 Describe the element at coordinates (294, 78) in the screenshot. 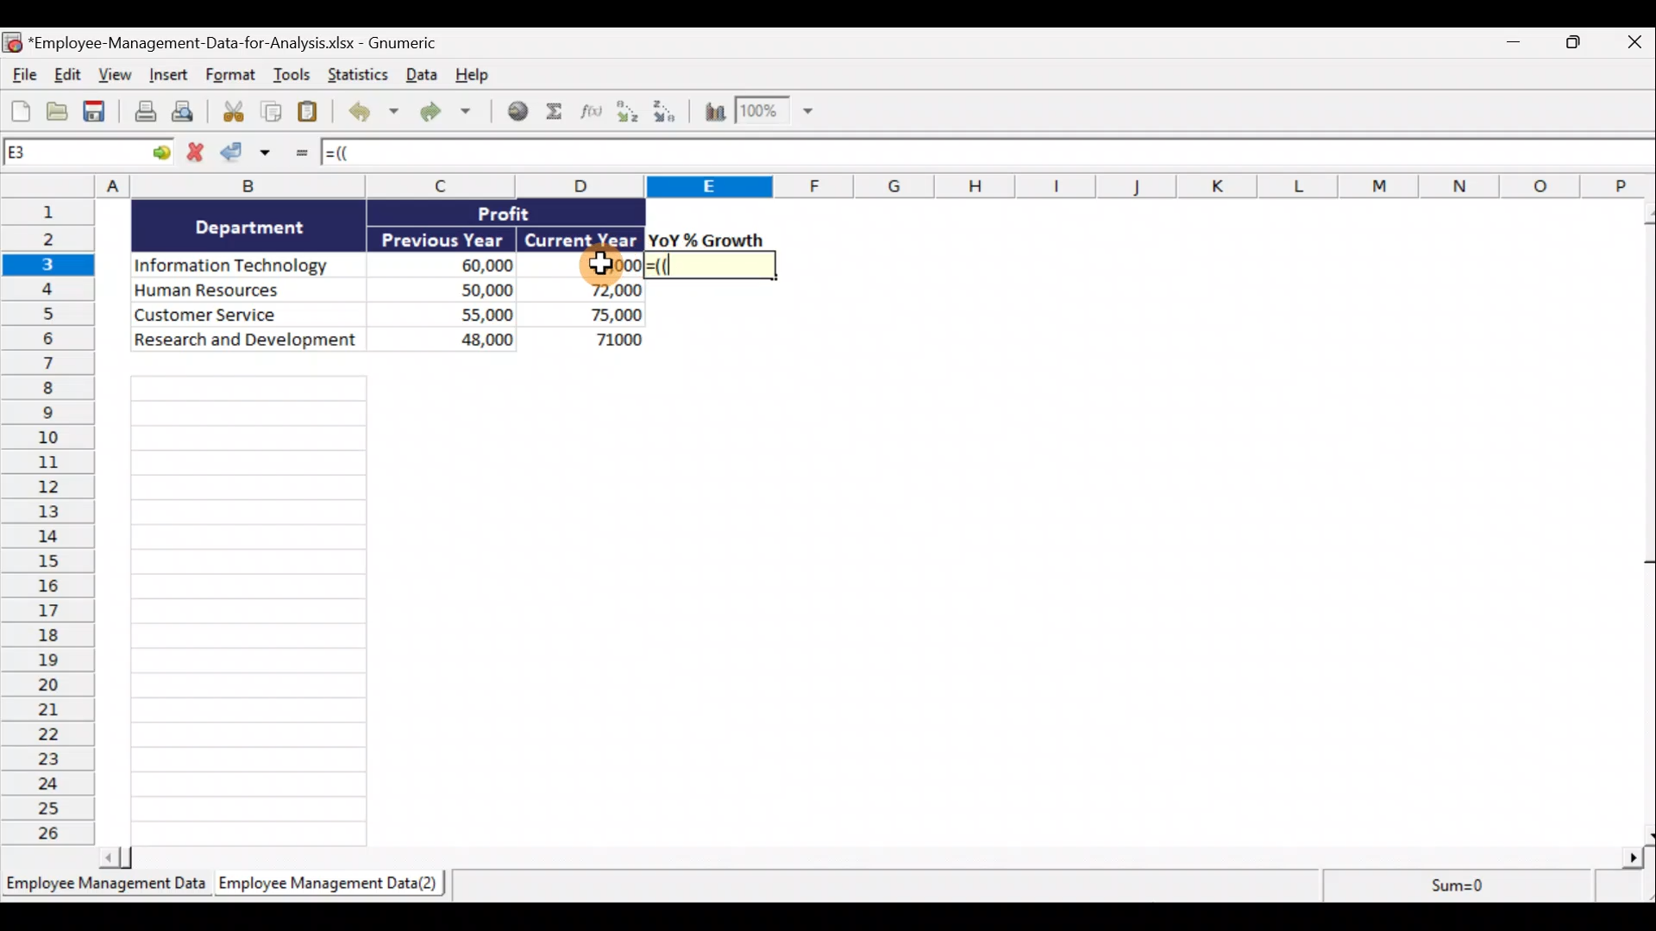

I see `Tools` at that location.